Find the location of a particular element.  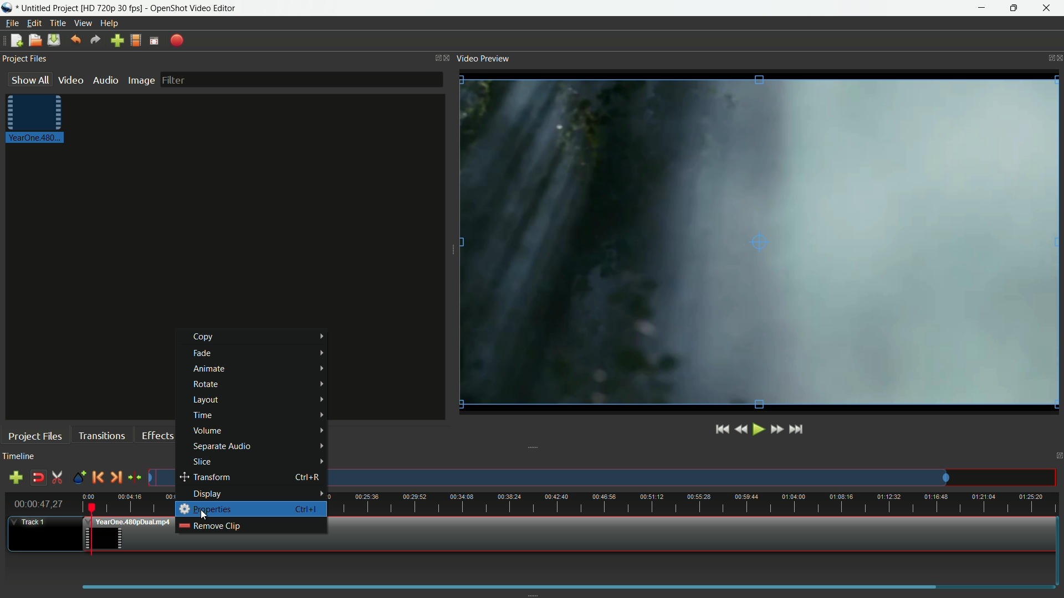

video in timeline is located at coordinates (569, 544).